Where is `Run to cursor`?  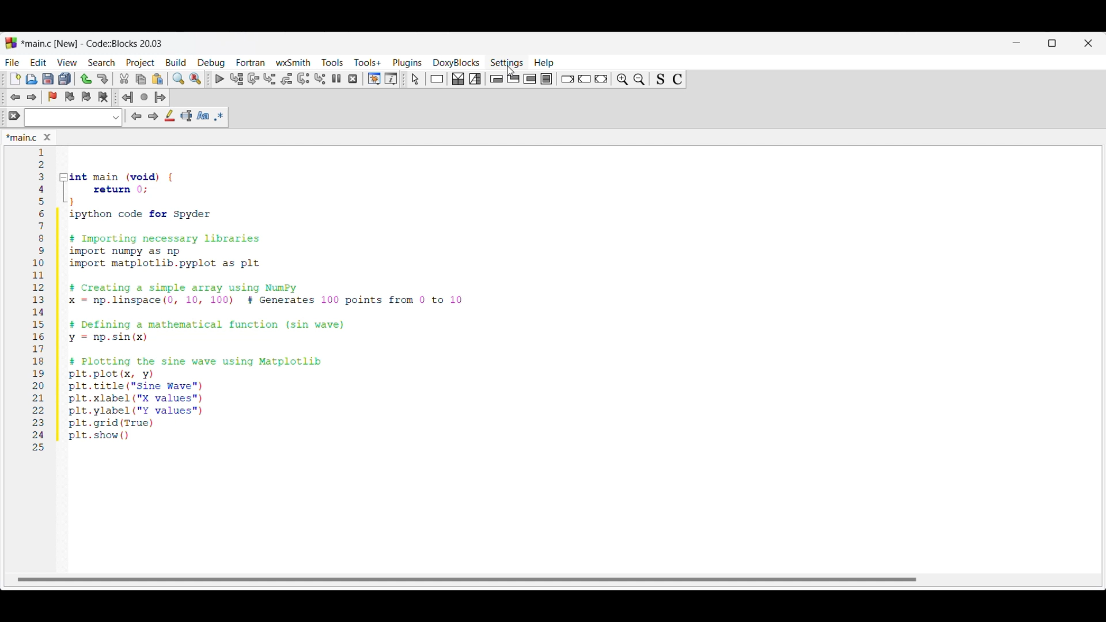 Run to cursor is located at coordinates (237, 78).